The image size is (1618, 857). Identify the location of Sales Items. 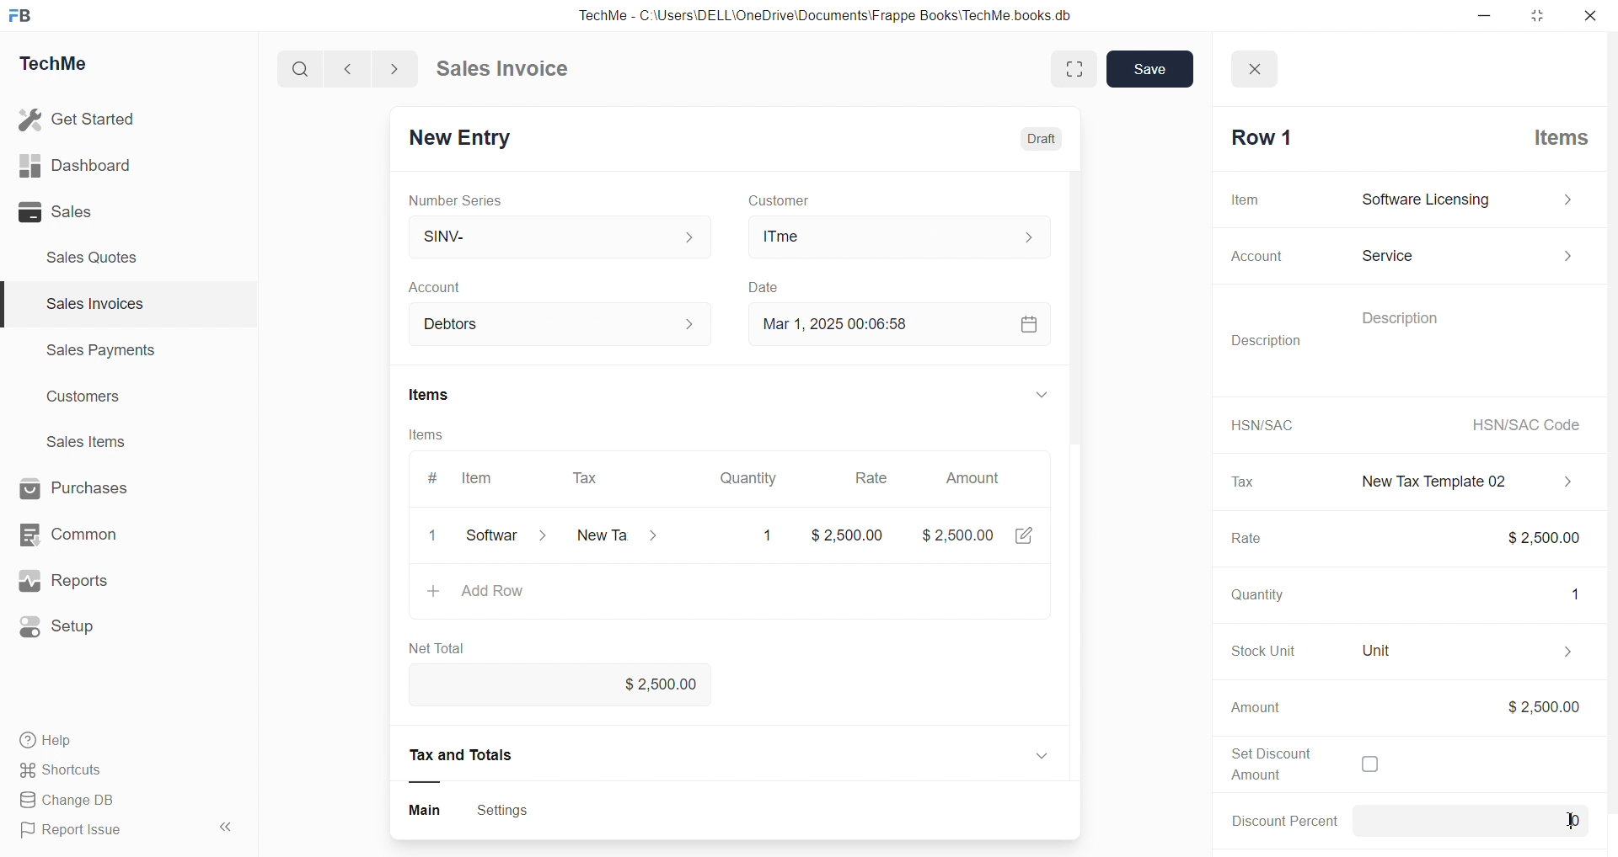
(94, 444).